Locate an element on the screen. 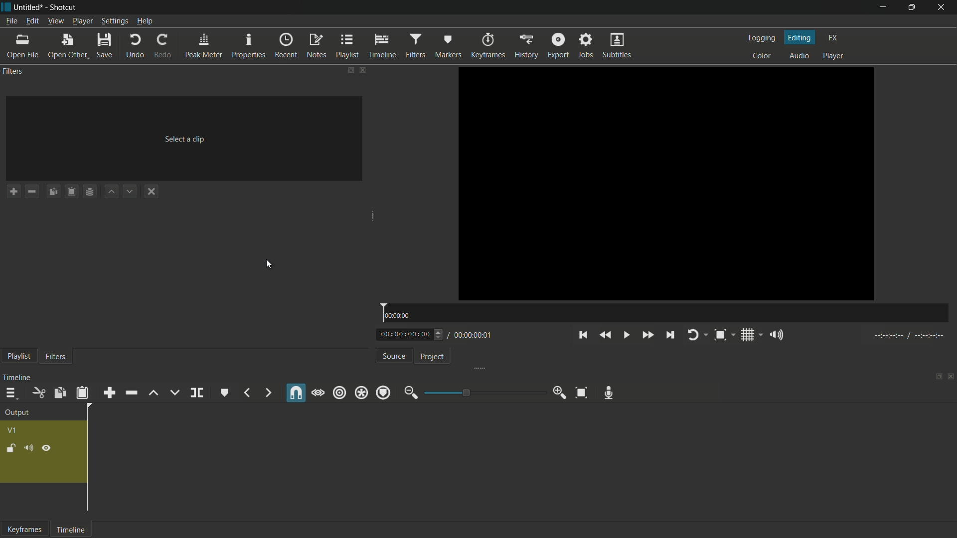 The height and width of the screenshot is (538, 957). move filter down is located at coordinates (130, 191).